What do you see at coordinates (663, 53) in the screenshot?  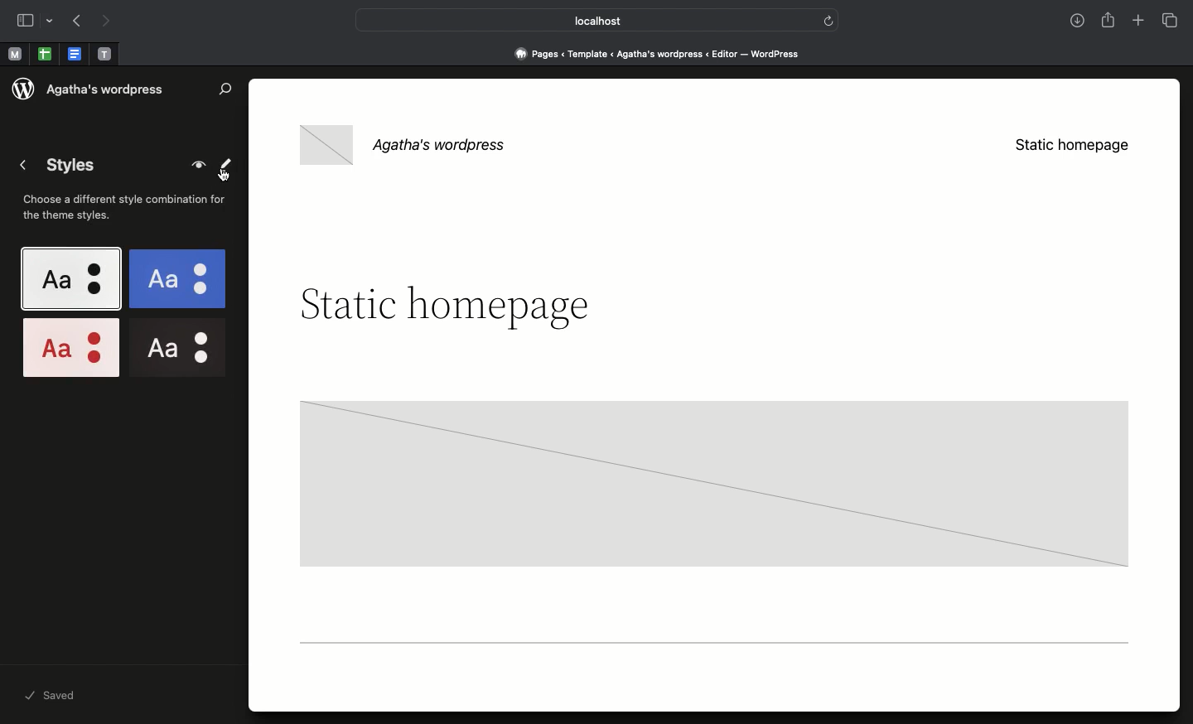 I see `Pages < Template <Agatha's wordpress < editor - wordpress` at bounding box center [663, 53].